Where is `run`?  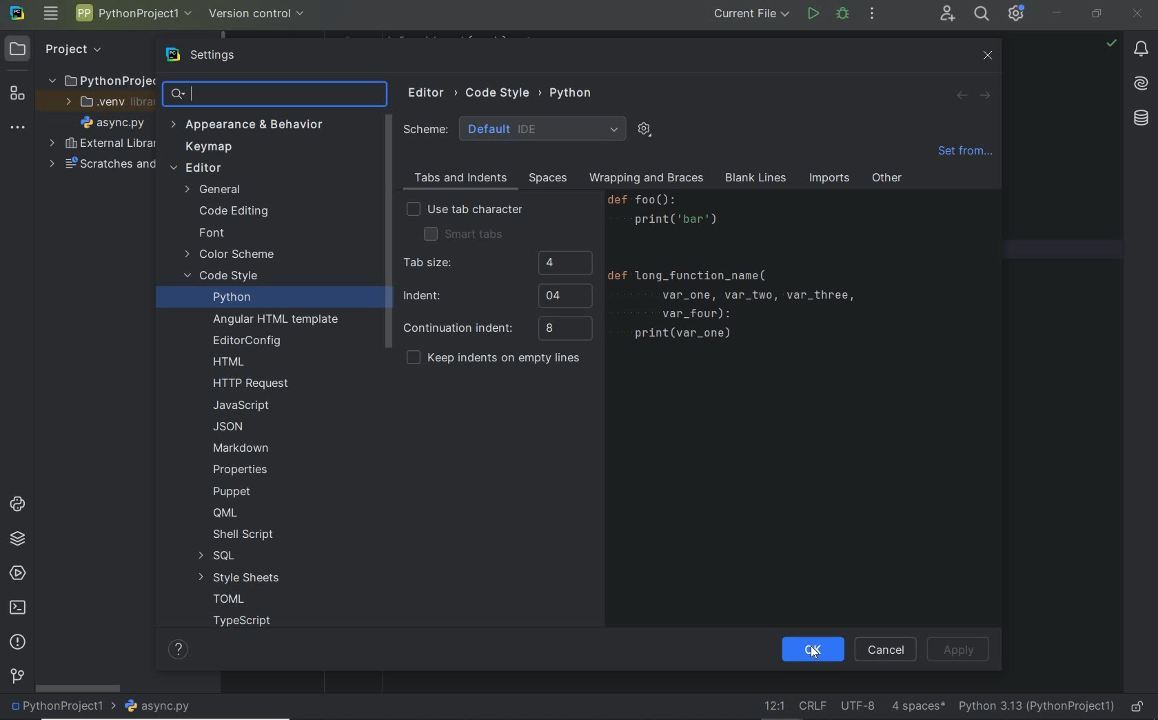 run is located at coordinates (813, 15).